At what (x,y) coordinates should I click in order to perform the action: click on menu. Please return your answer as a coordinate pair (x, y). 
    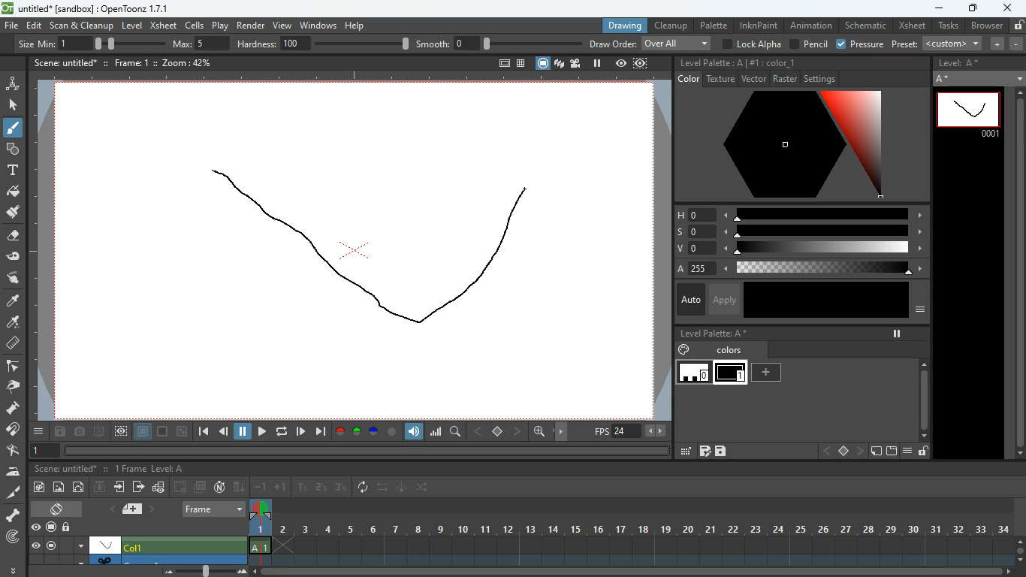
    Looking at the image, I should click on (40, 431).